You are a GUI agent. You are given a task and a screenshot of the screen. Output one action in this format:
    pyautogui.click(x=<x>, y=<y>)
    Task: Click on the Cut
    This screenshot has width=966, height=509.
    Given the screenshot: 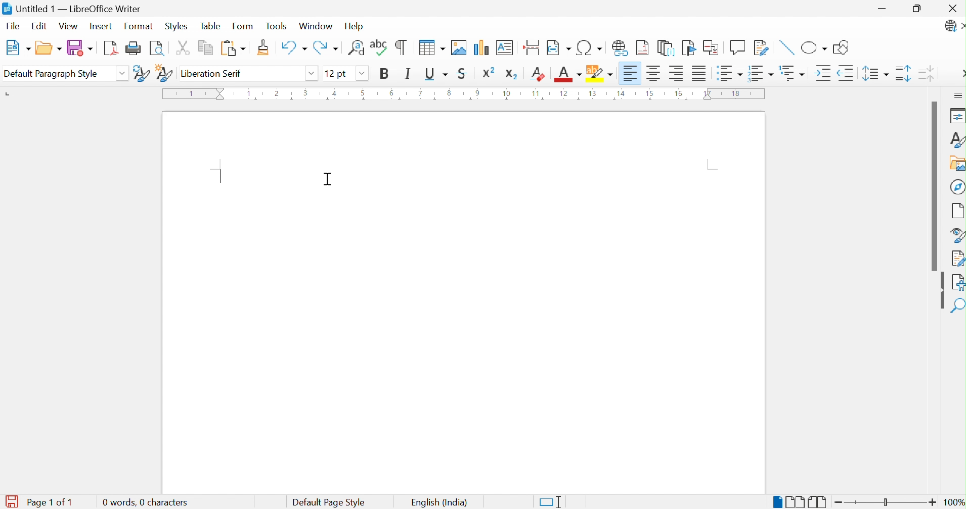 What is the action you would take?
    pyautogui.click(x=182, y=47)
    